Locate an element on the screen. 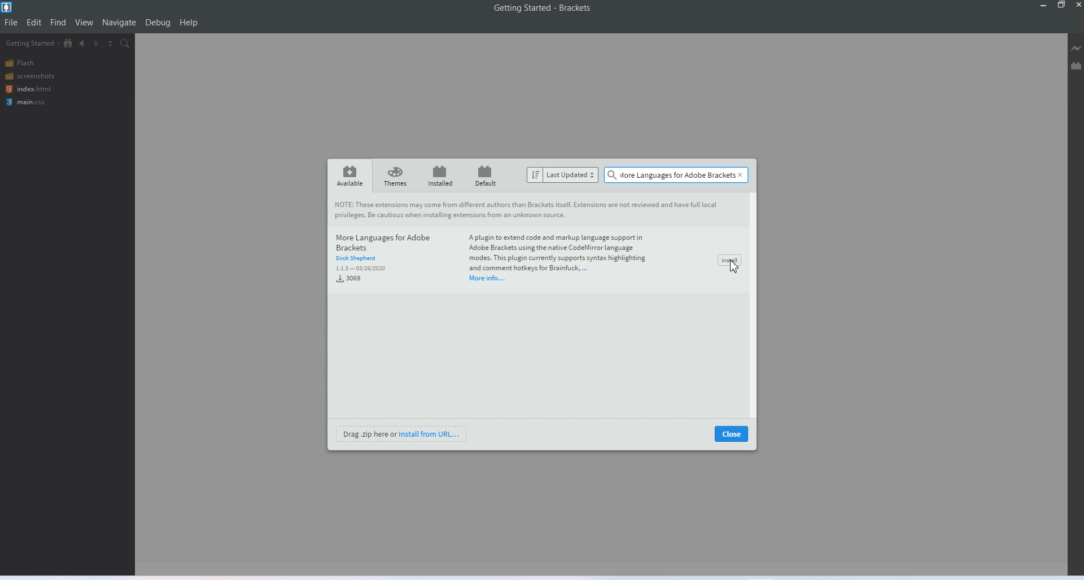  Note: The extensions may come from different authors than Brackets itself extension are not reviewed is located at coordinates (530, 211).